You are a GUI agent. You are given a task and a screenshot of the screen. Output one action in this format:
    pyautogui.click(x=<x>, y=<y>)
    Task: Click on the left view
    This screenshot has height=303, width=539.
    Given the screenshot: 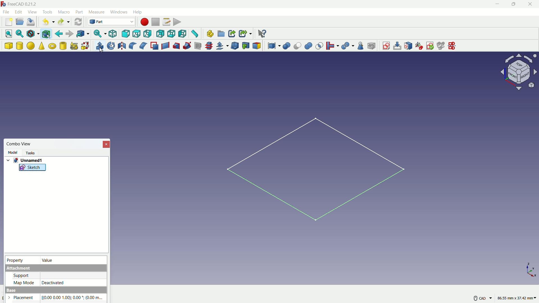 What is the action you would take?
    pyautogui.click(x=182, y=33)
    